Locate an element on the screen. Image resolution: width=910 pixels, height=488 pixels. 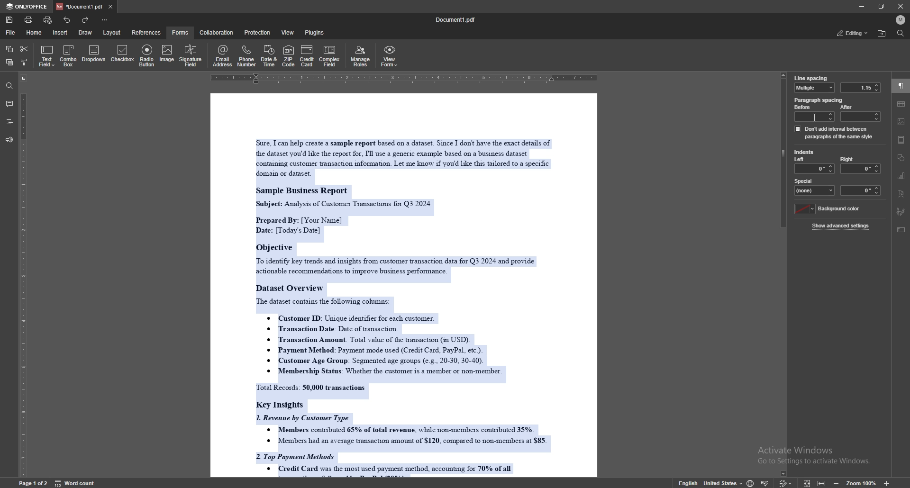
before is located at coordinates (815, 113).